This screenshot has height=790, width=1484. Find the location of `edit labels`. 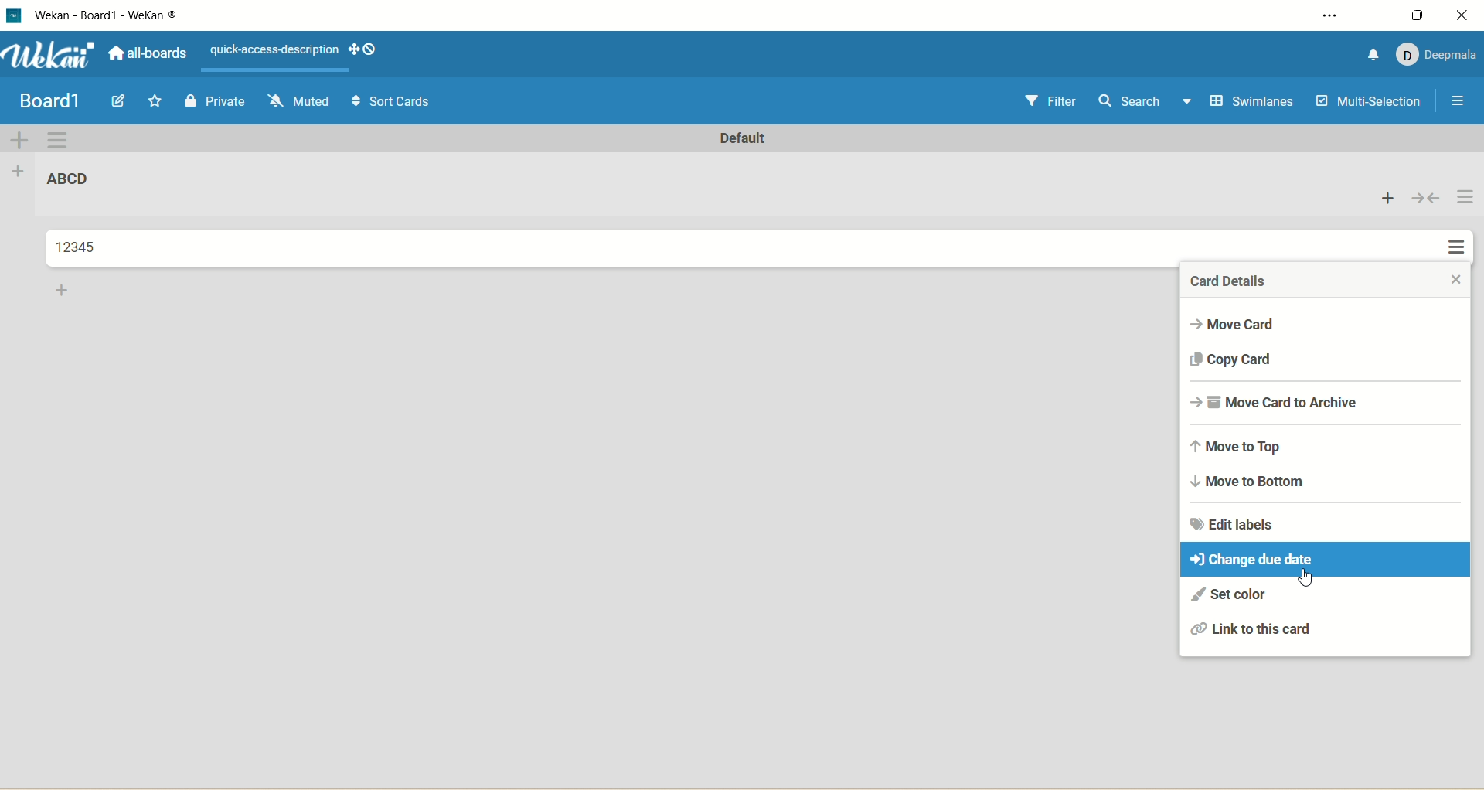

edit labels is located at coordinates (1233, 523).